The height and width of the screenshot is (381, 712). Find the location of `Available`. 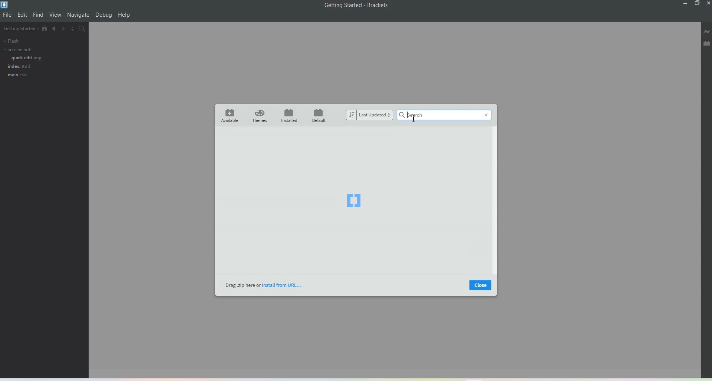

Available is located at coordinates (228, 115).